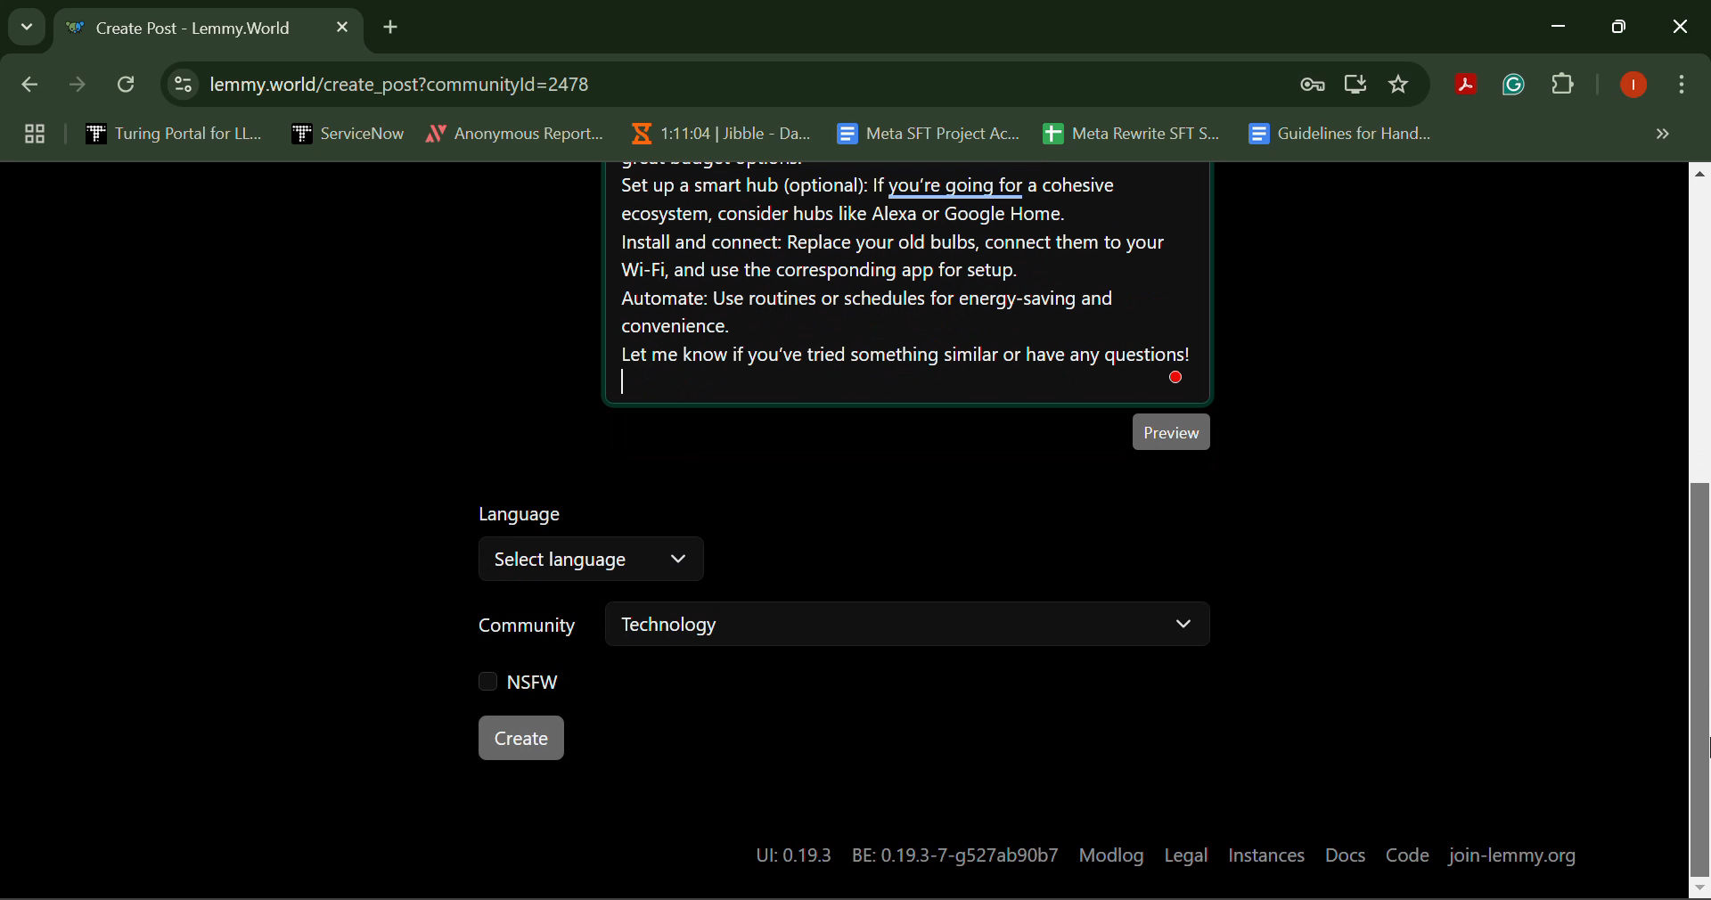 This screenshot has width=1711, height=900. Describe the element at coordinates (909, 282) in the screenshot. I see `Post Body Paragraph` at that location.